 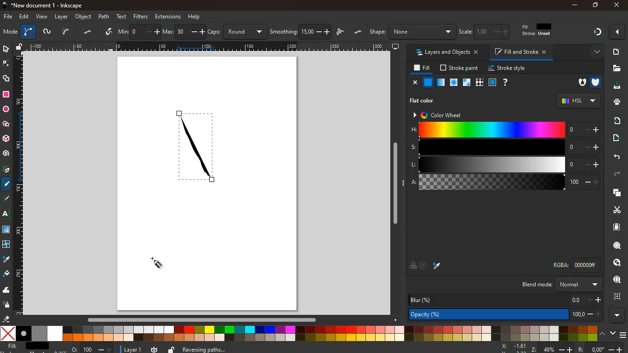 What do you see at coordinates (359, 32) in the screenshot?
I see `dots` at bounding box center [359, 32].